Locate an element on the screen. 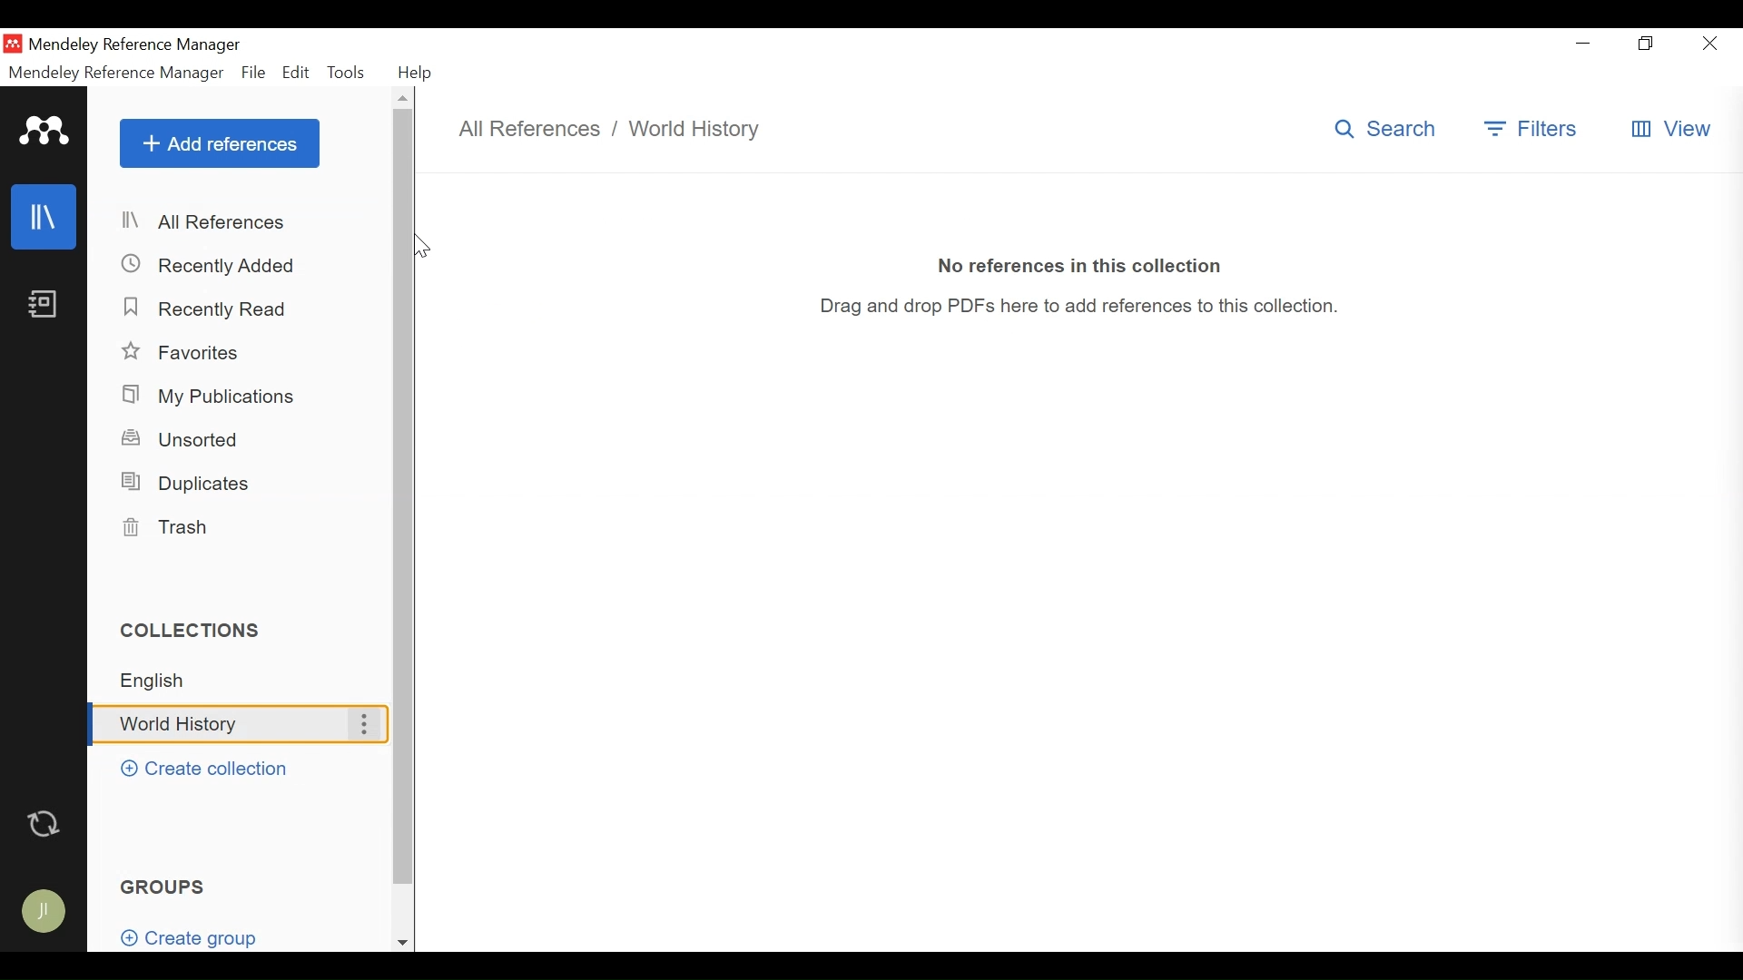 The image size is (1743, 980). Close is located at coordinates (1707, 44).